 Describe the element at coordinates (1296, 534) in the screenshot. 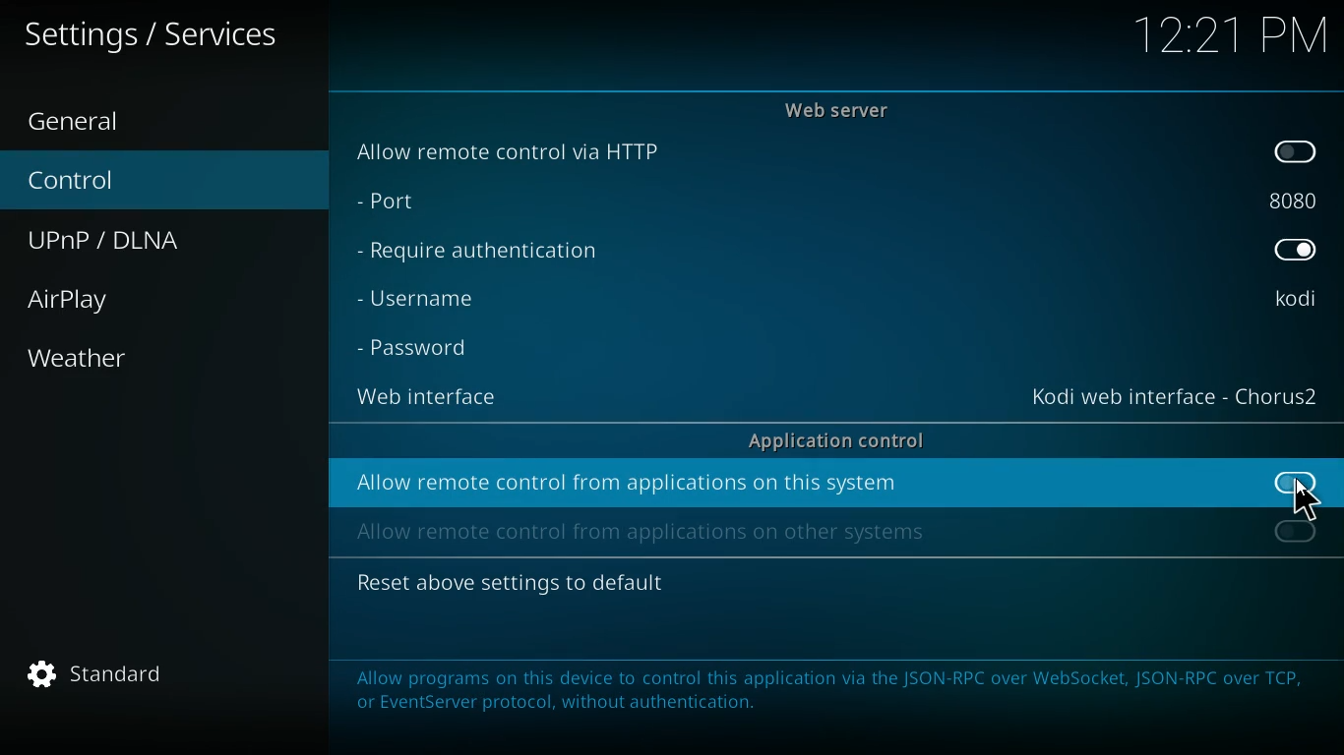

I see `off` at that location.